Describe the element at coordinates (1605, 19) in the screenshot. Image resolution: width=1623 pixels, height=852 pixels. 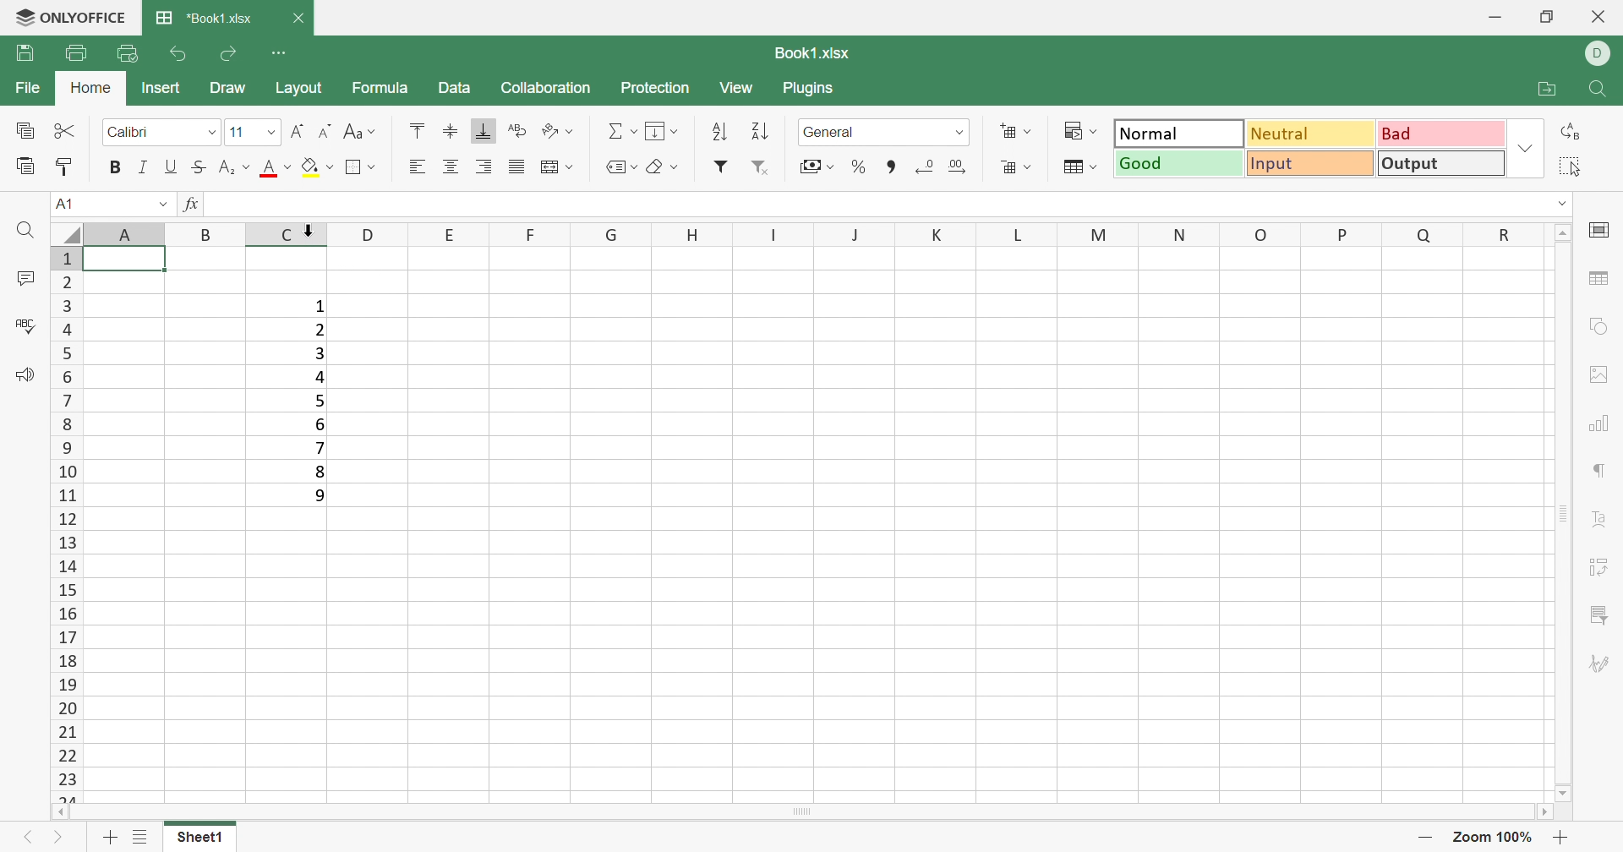
I see `Close` at that location.